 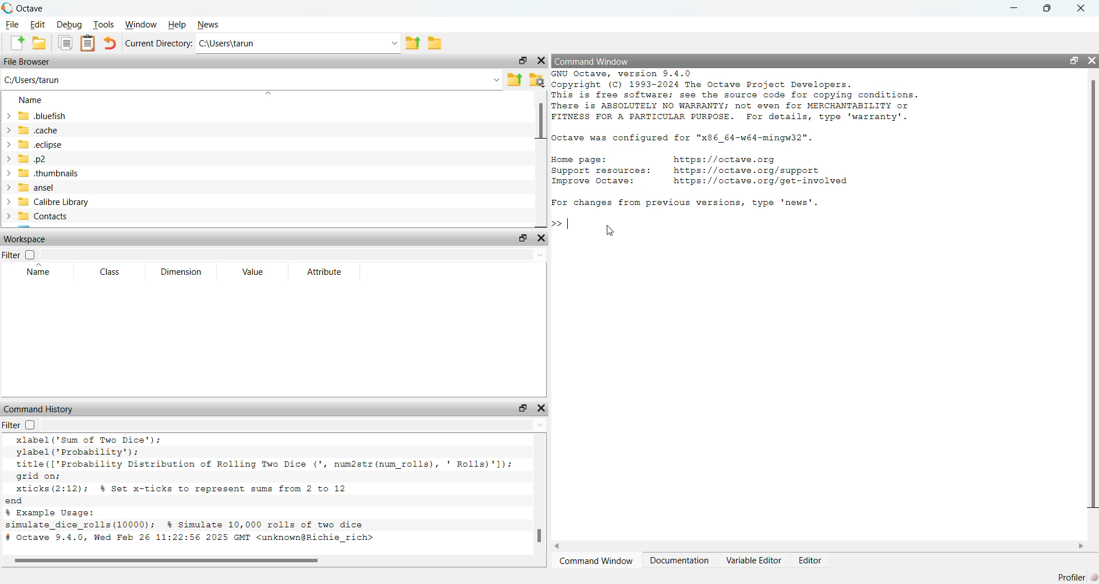 I want to click on Close, so click(x=543, y=238).